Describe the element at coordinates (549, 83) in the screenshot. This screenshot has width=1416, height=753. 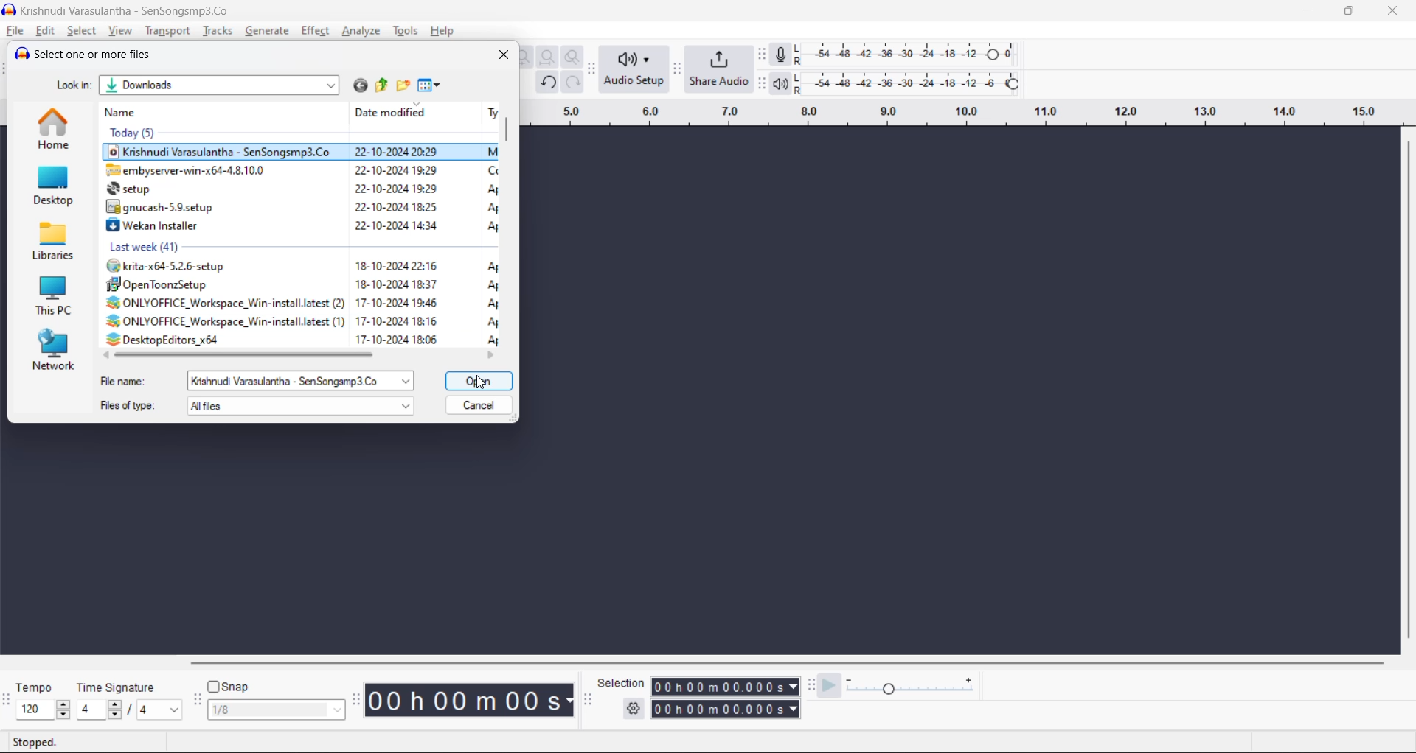
I see `undo` at that location.